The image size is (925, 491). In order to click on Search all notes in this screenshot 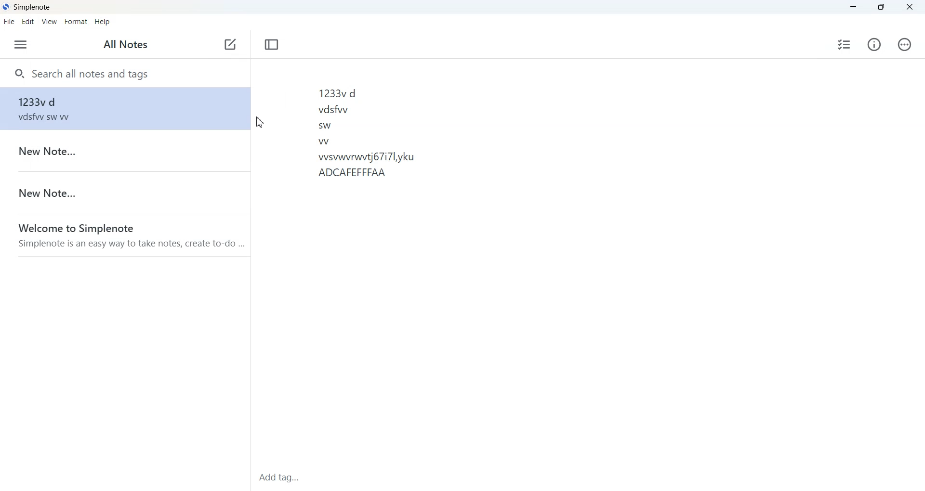, I will do `click(123, 73)`.